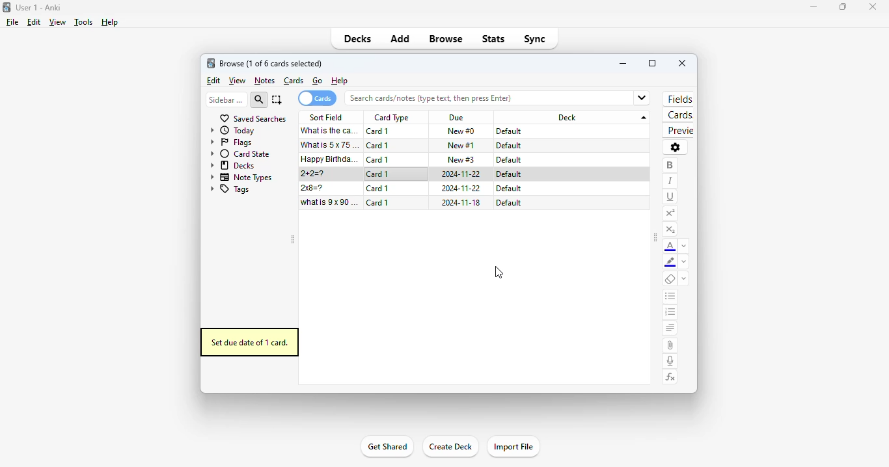  What do you see at coordinates (231, 143) in the screenshot?
I see `flags` at bounding box center [231, 143].